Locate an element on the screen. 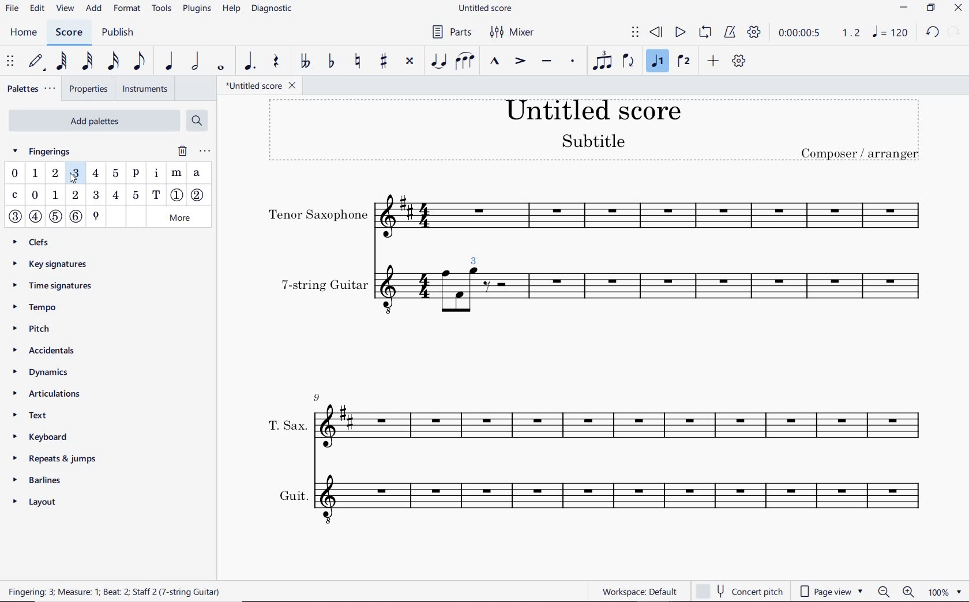 Image resolution: width=969 pixels, height=602 pixels. METRONOME is located at coordinates (731, 33).